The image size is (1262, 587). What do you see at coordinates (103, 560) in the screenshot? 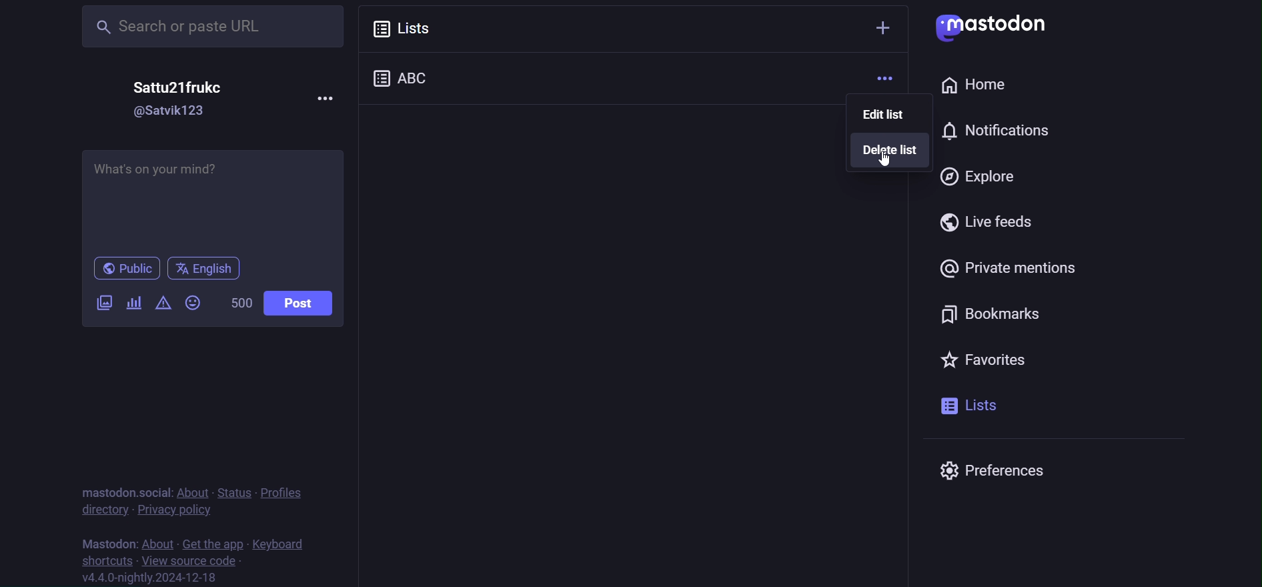
I see `shortcut` at bounding box center [103, 560].